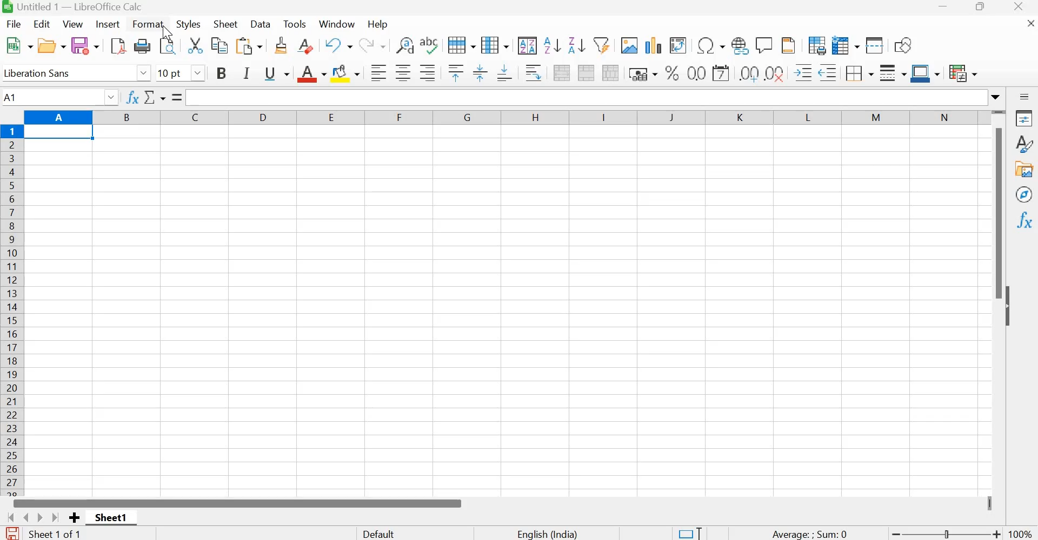 This screenshot has height=540, width=1038. I want to click on Copy, so click(221, 46).